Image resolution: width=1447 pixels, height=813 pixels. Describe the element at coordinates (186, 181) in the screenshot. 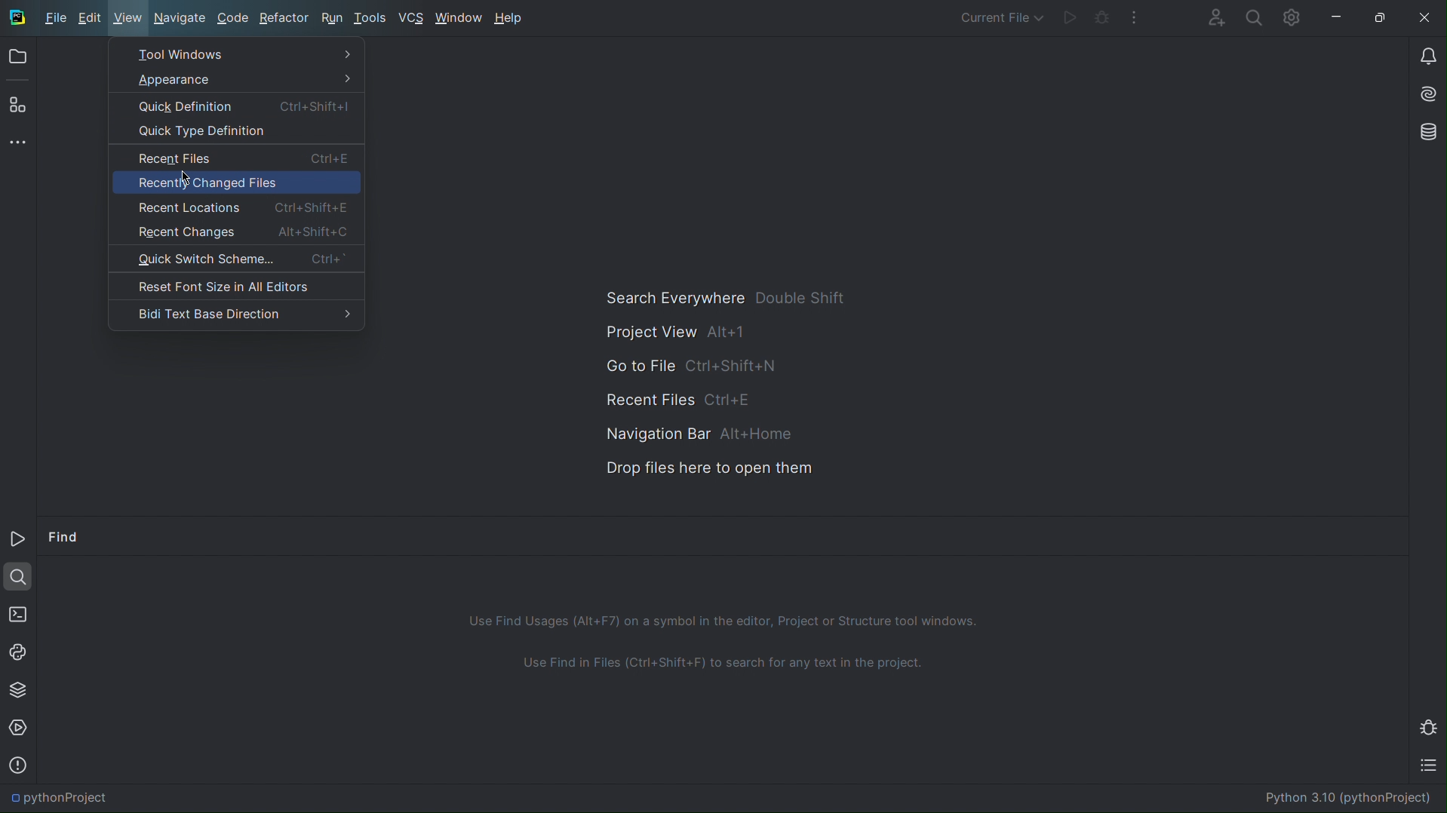

I see `cursor` at that location.